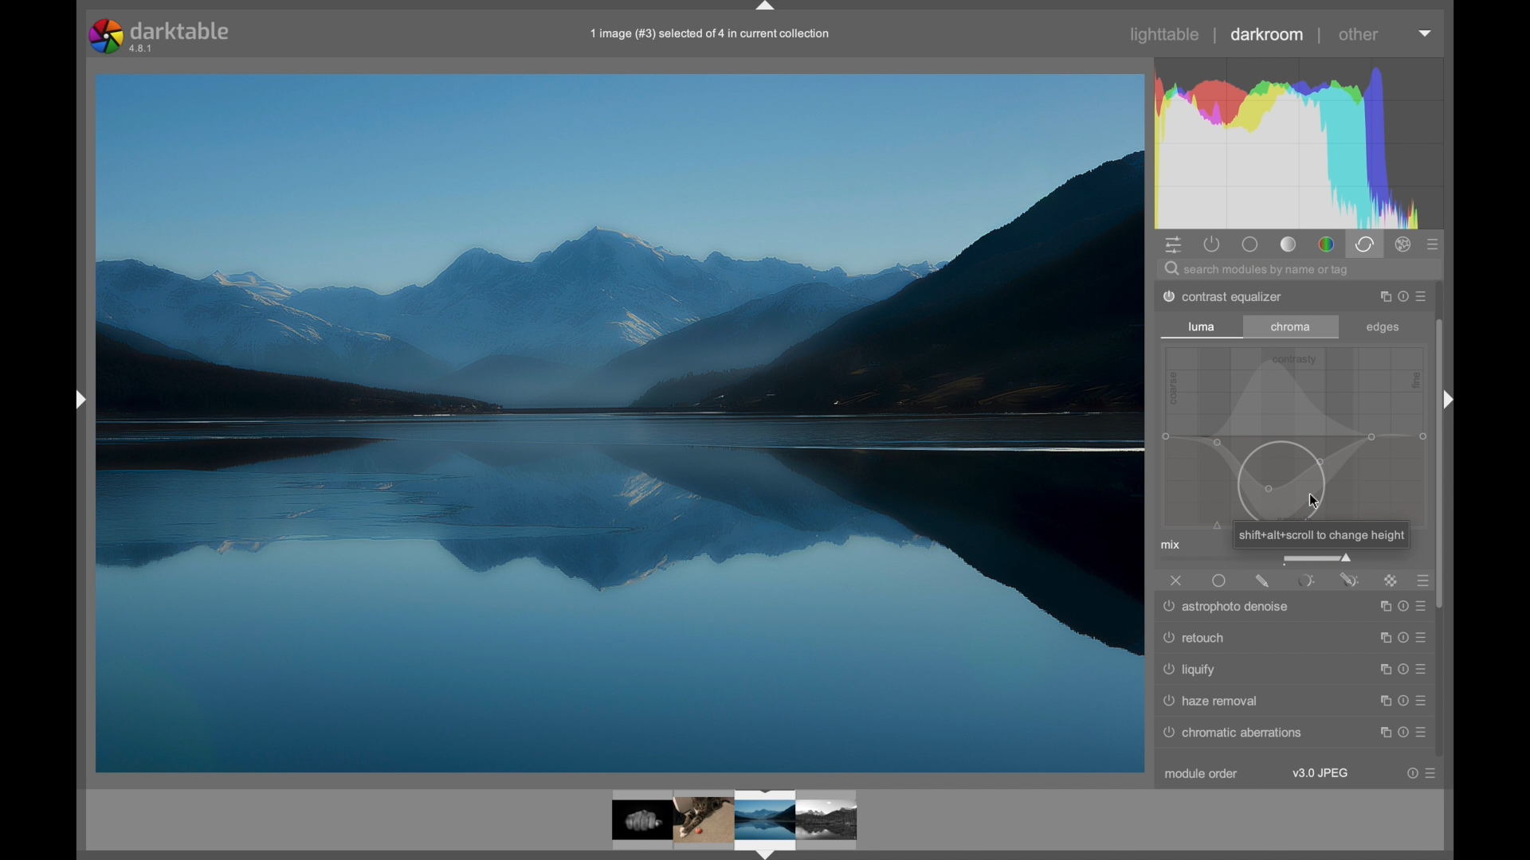 This screenshot has width=1530, height=860. Describe the element at coordinates (1208, 642) in the screenshot. I see `surface blur` at that location.